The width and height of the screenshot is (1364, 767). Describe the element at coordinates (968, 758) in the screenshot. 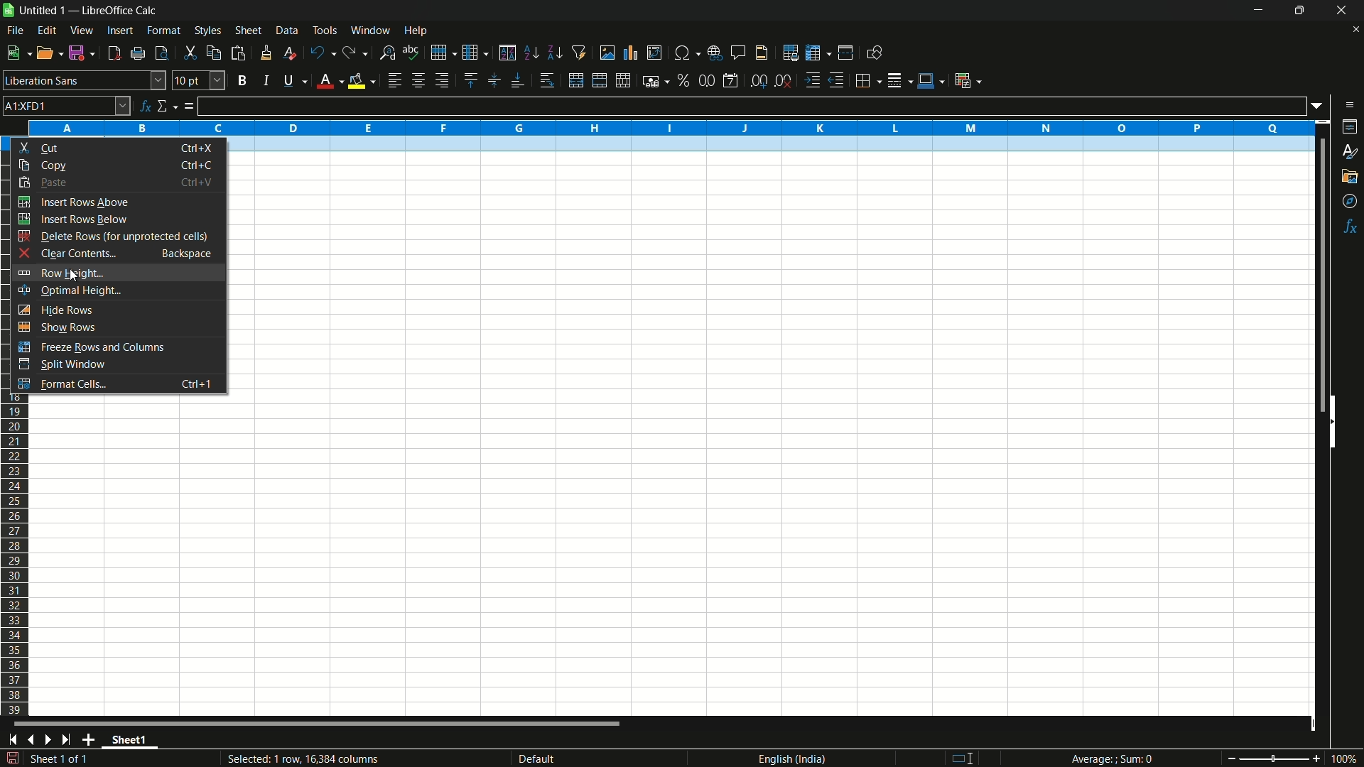

I see `standard selection` at that location.